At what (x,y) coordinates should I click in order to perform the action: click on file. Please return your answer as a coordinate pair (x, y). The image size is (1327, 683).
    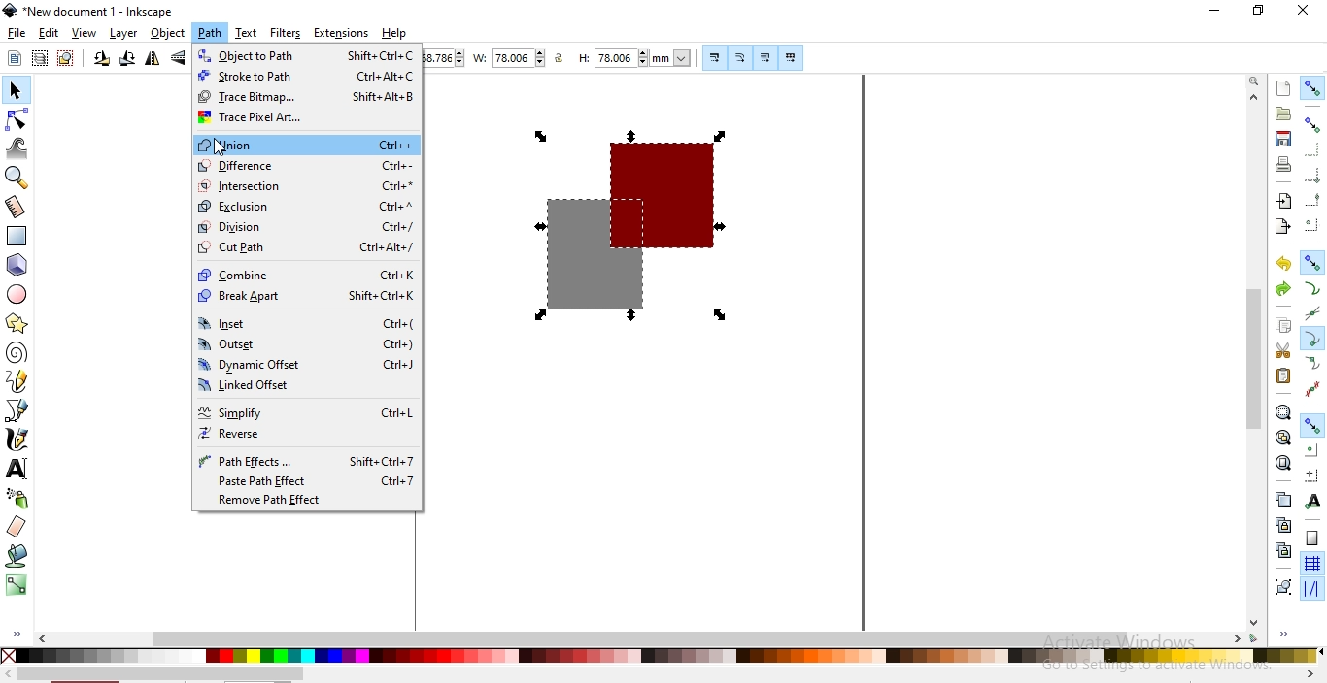
    Looking at the image, I should click on (17, 34).